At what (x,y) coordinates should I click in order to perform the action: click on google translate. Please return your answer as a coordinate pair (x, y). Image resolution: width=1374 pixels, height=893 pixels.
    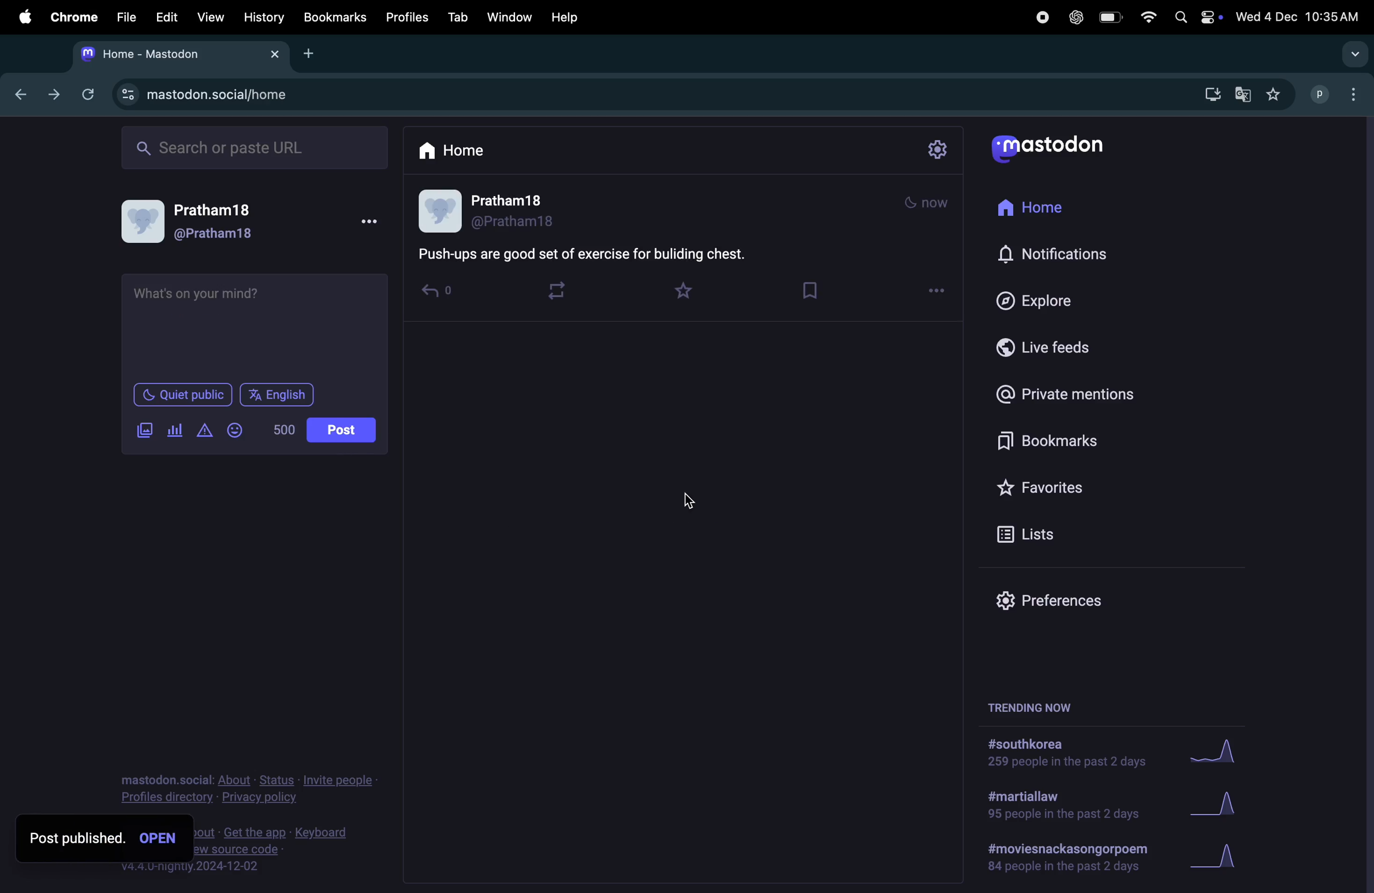
    Looking at the image, I should click on (1241, 94).